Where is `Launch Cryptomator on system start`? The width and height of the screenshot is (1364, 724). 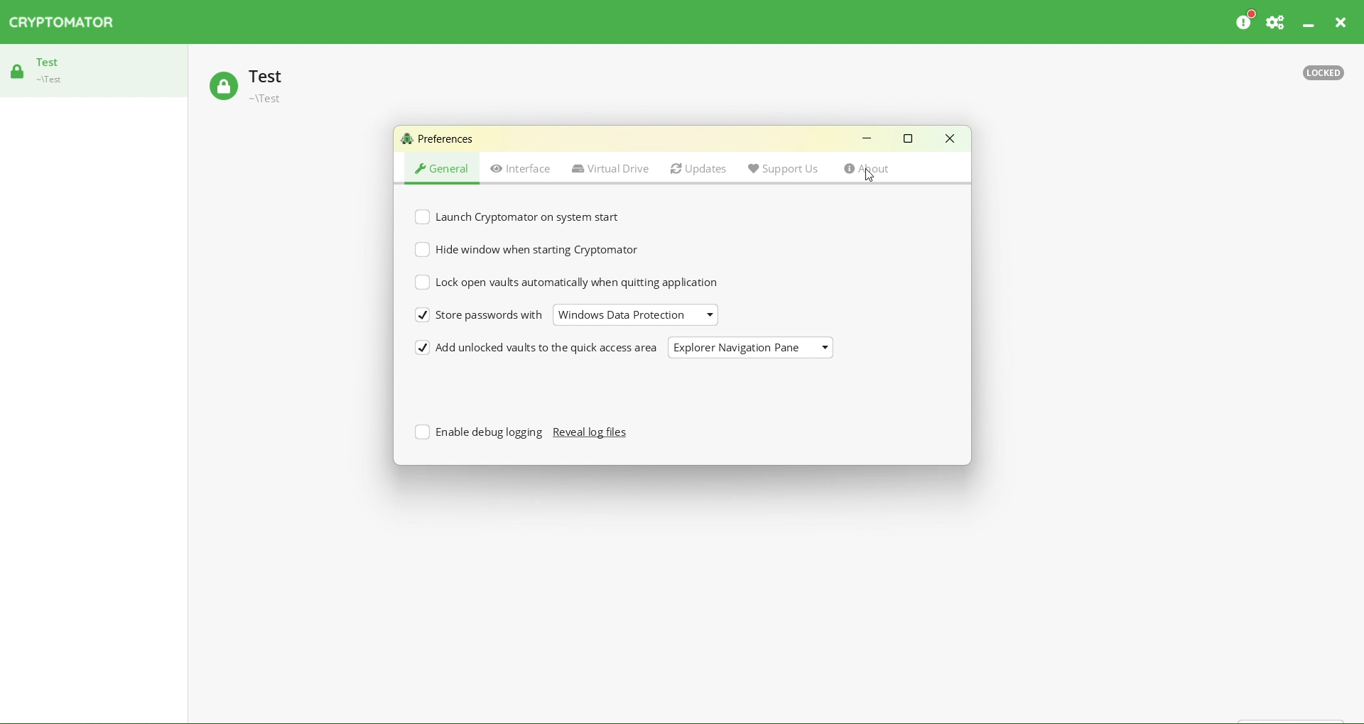 Launch Cryptomator on system start is located at coordinates (513, 214).